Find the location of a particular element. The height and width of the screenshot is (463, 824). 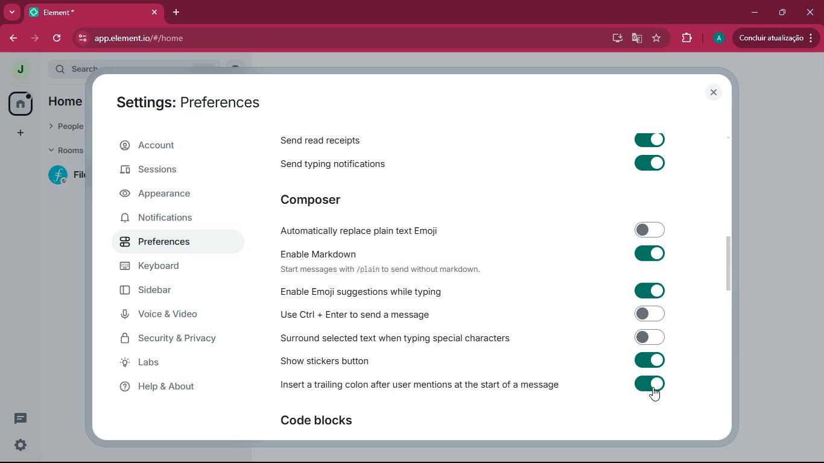

code blocks is located at coordinates (322, 420).